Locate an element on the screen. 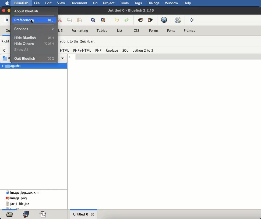 This screenshot has height=219, width=261. apple logo is located at coordinates (7, 3).